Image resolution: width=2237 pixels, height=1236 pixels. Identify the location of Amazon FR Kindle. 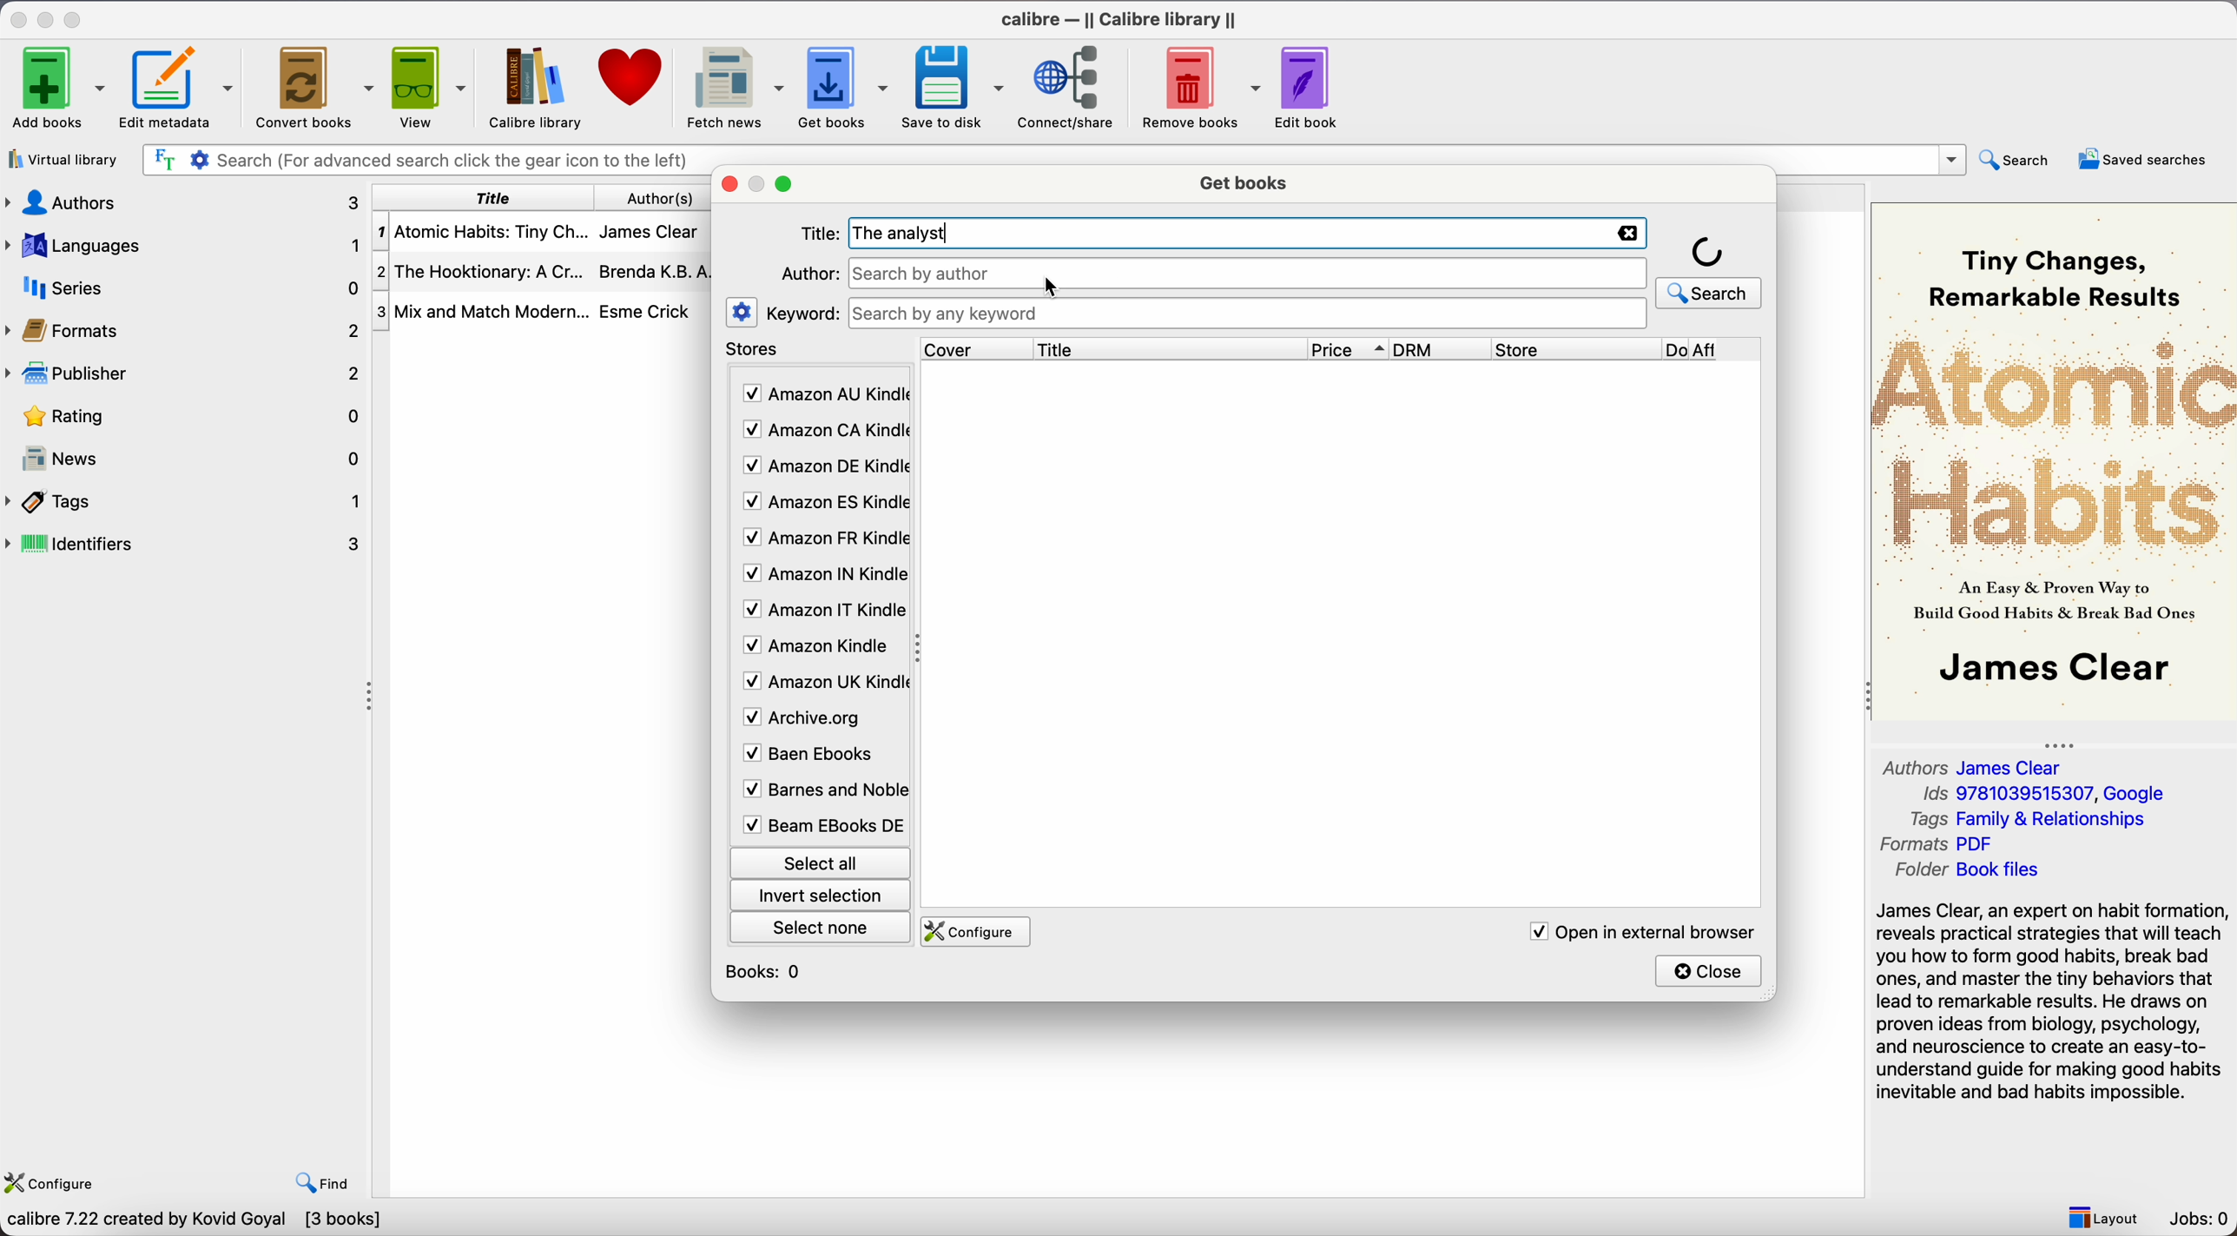
(822, 541).